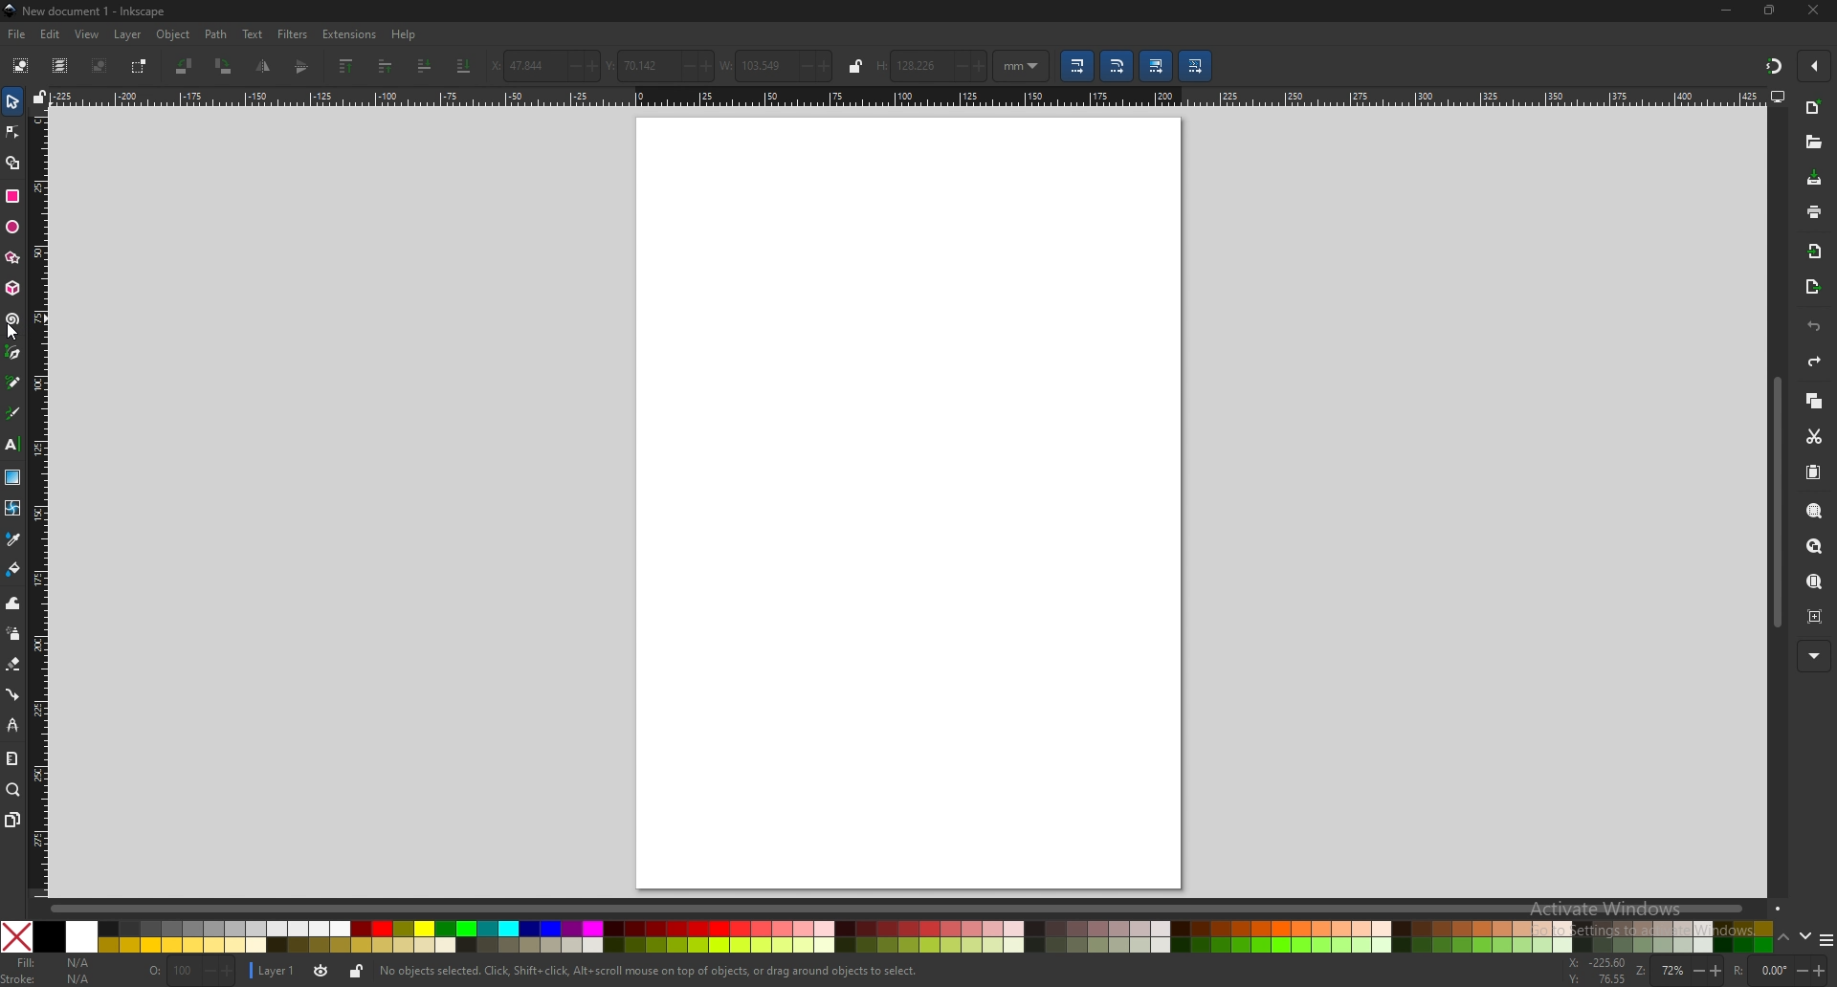  I want to click on open, so click(1813, 144).